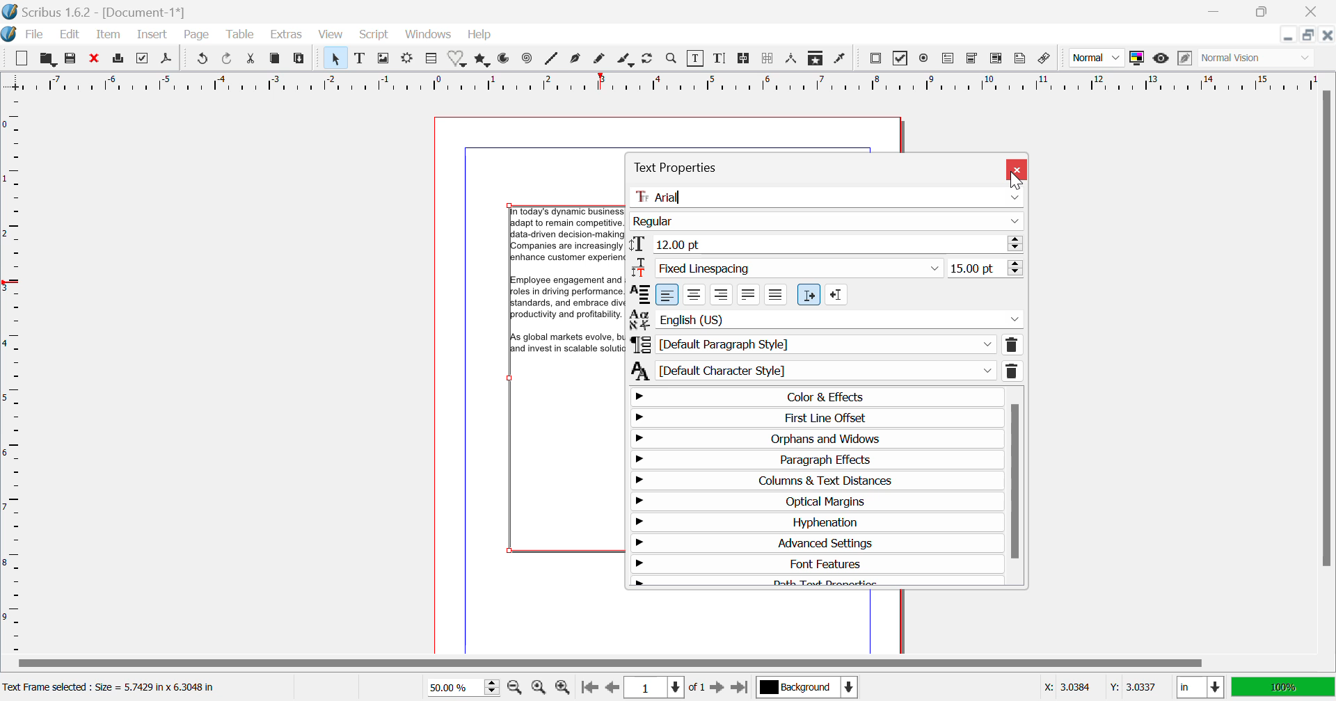  What do you see at coordinates (1161, 58) in the screenshot?
I see `Preview` at bounding box center [1161, 58].